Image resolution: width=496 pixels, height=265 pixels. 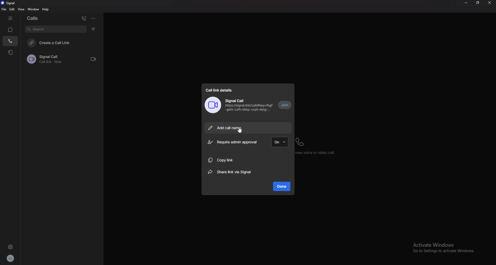 What do you see at coordinates (285, 105) in the screenshot?
I see `join call` at bounding box center [285, 105].